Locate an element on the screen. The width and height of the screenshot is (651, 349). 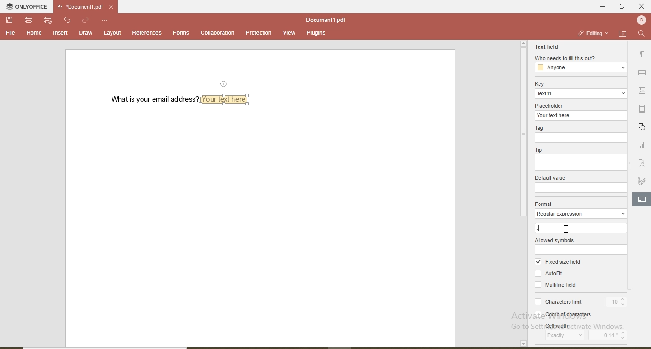
characters limit is located at coordinates (558, 299).